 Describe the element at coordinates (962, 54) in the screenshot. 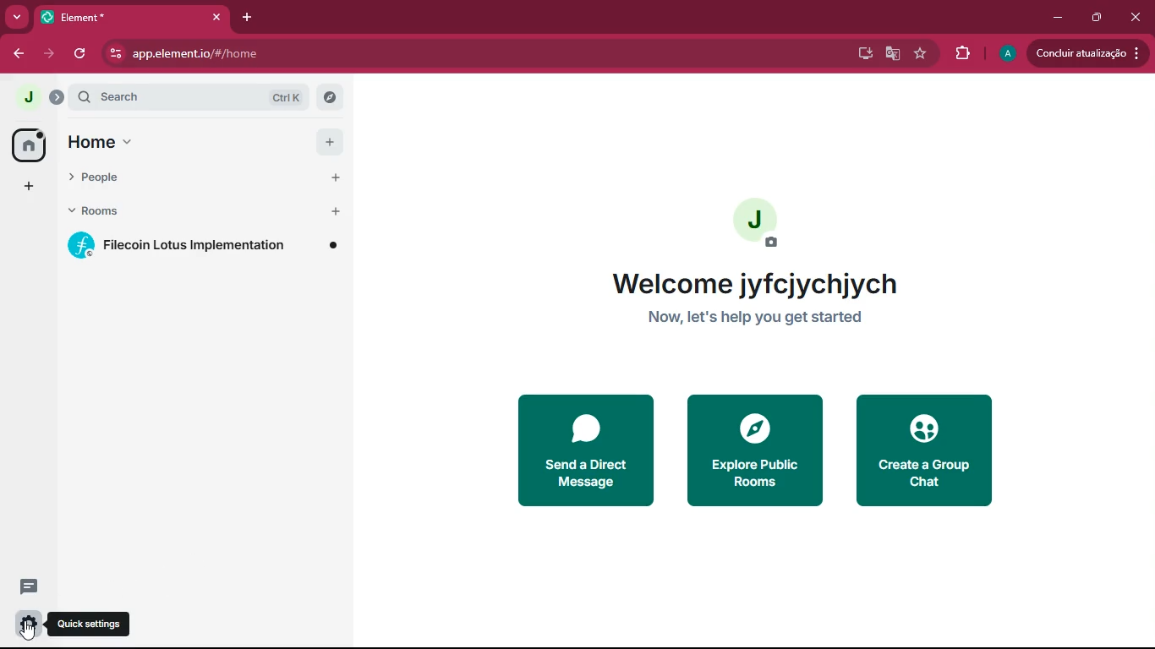

I see `extensions` at that location.